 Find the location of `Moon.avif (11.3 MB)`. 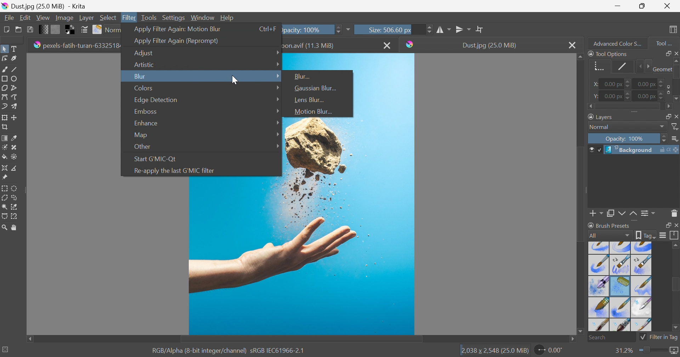

Moon.avif (11.3 MB) is located at coordinates (310, 45).